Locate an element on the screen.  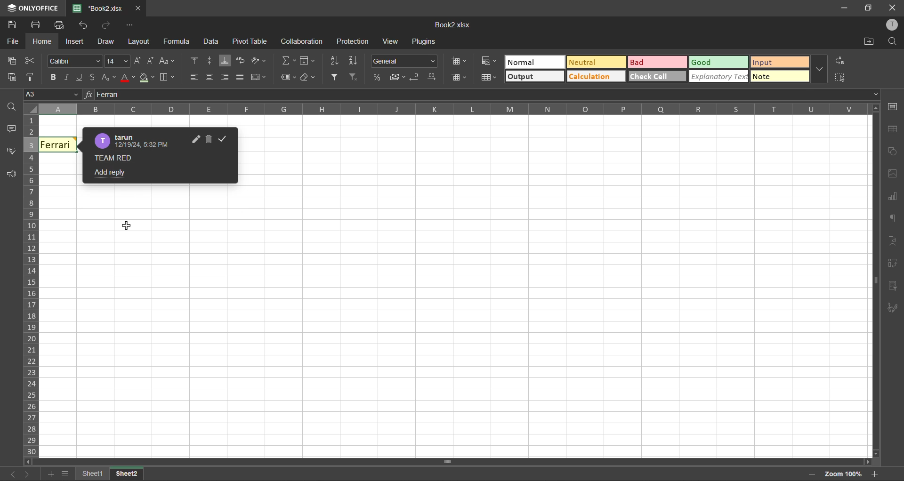
undo is located at coordinates (83, 24).